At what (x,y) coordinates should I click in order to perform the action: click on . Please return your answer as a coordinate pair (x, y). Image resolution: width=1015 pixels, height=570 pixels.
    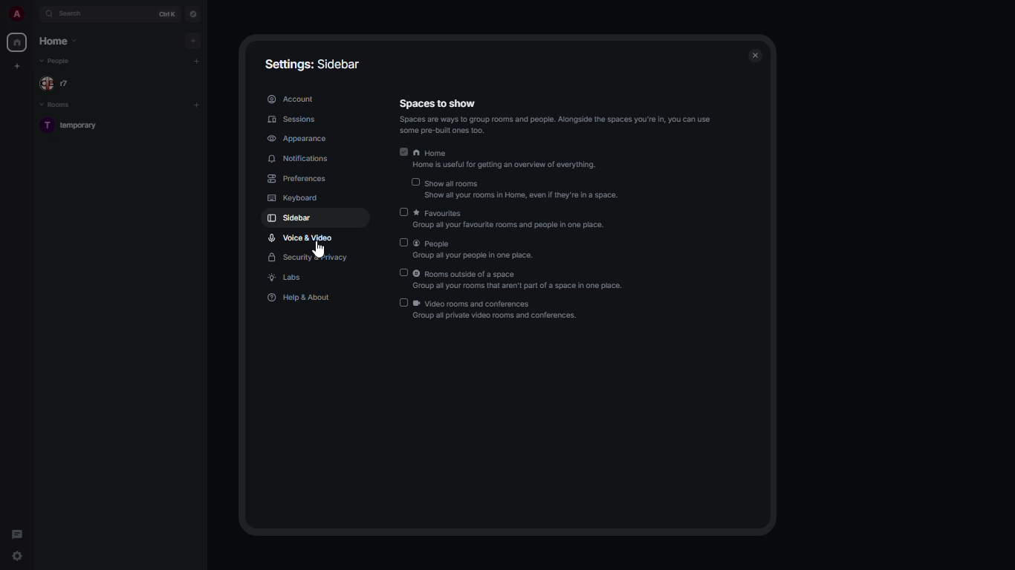
    Looking at the image, I should click on (413, 183).